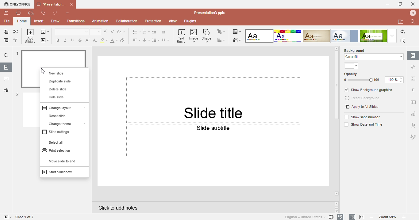 This screenshot has width=419, height=220. Describe the element at coordinates (122, 32) in the screenshot. I see `Change case` at that location.